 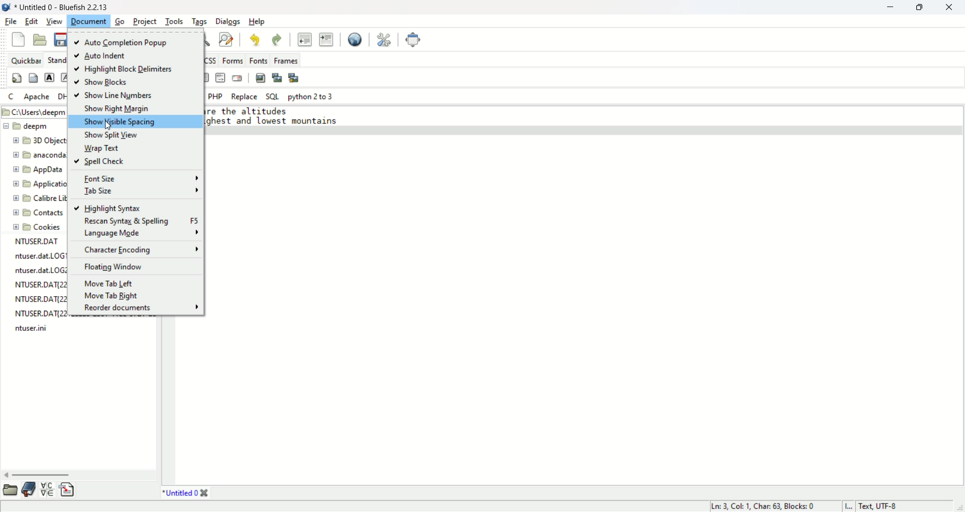 I want to click on character encoding, so click(x=141, y=248).